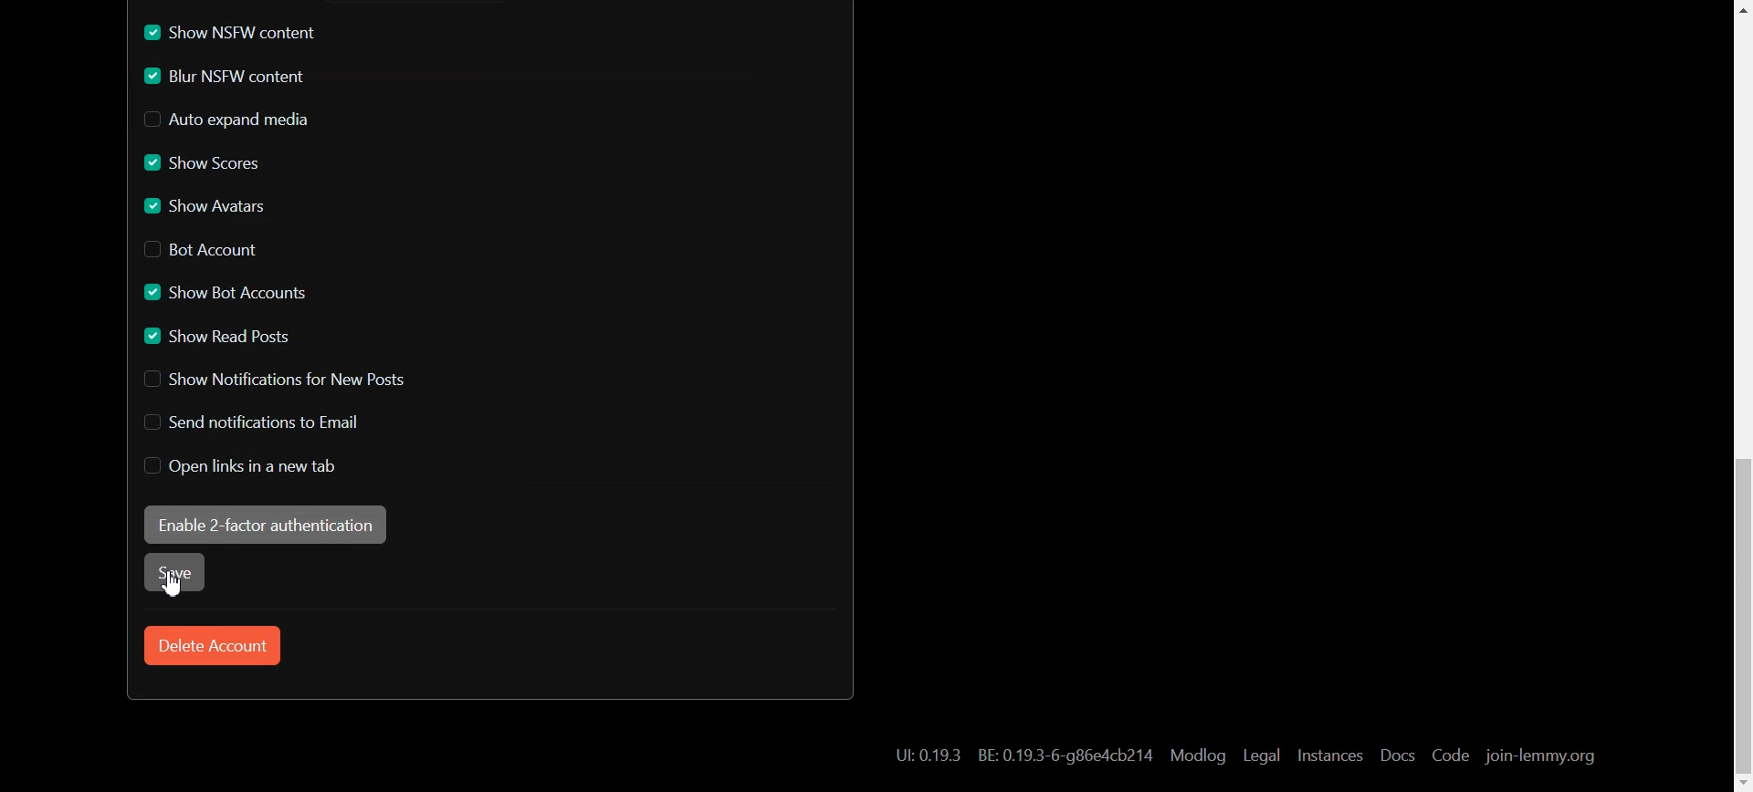 This screenshot has height=792, width=1753. I want to click on Enable 2-factor Authentication, so click(266, 525).